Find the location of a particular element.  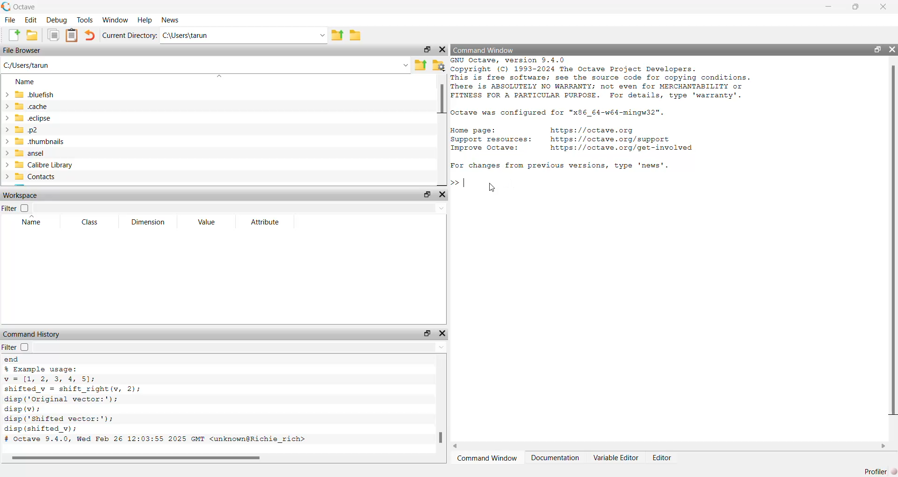

value is located at coordinates (205, 222).